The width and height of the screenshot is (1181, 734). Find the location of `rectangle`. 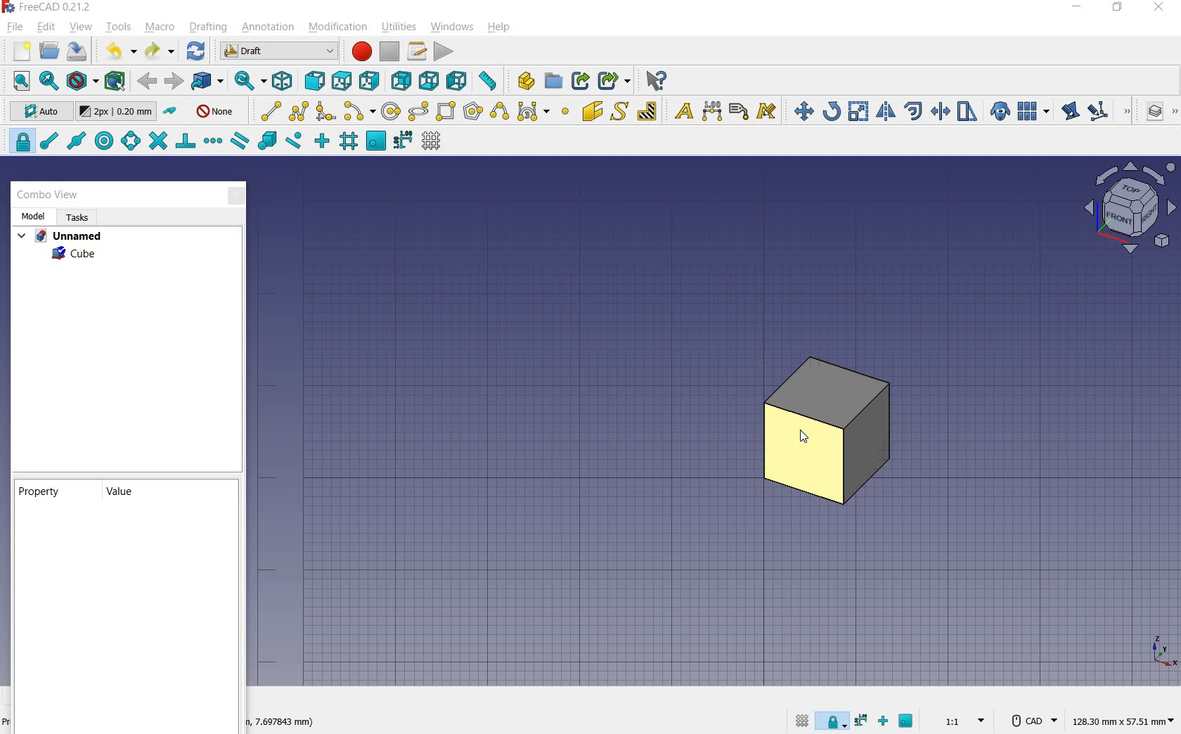

rectangle is located at coordinates (448, 111).